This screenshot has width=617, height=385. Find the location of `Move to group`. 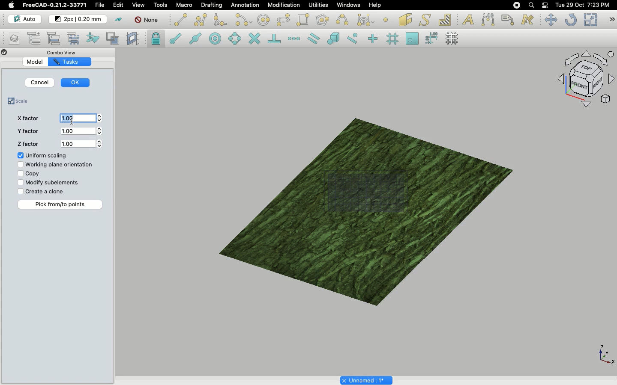

Move to group is located at coordinates (54, 38).